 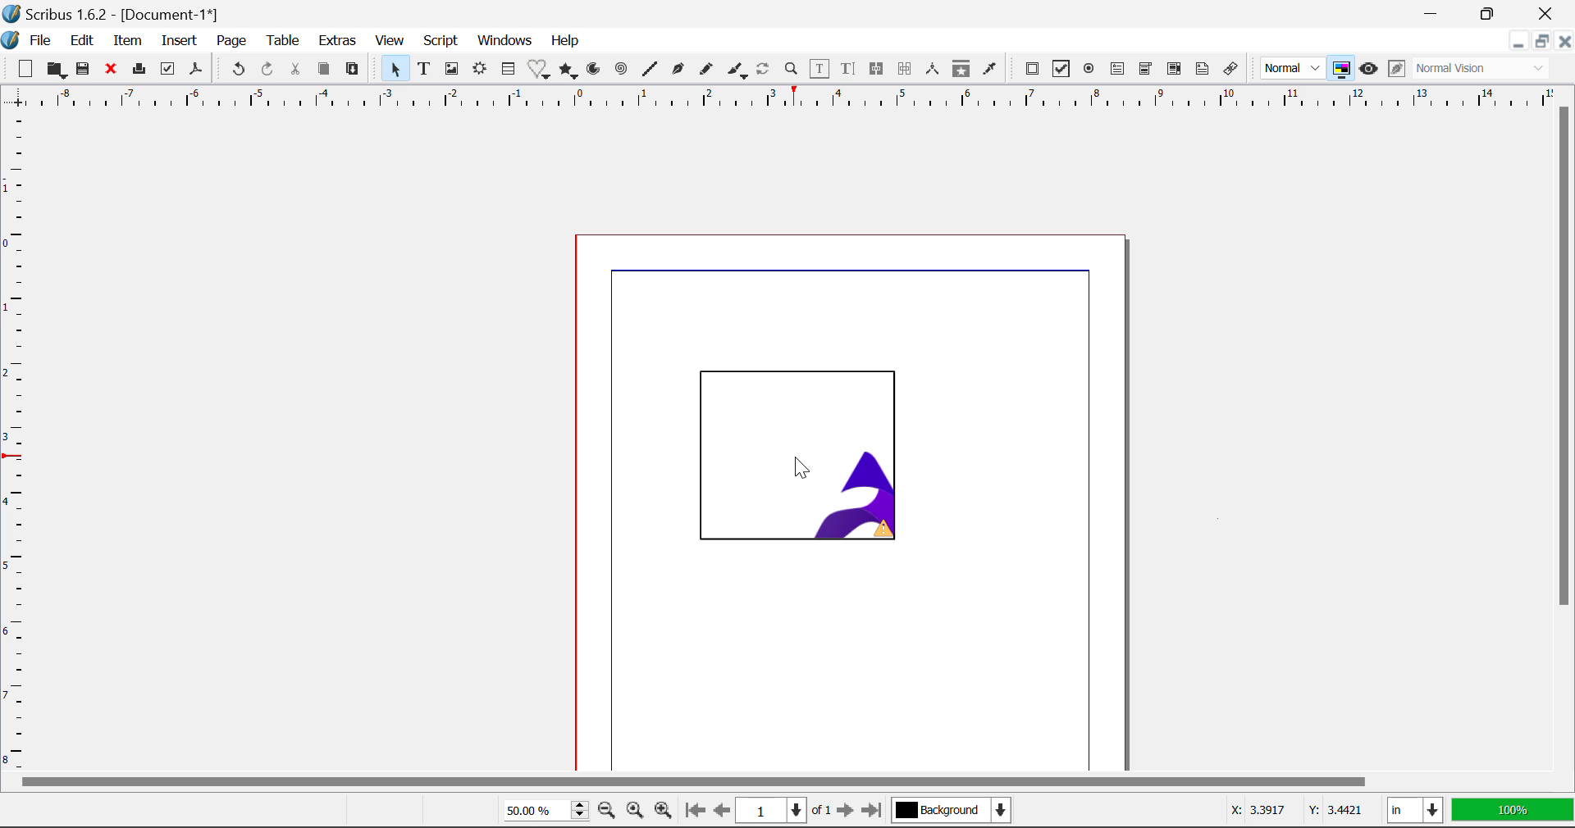 I want to click on New, so click(x=25, y=67).